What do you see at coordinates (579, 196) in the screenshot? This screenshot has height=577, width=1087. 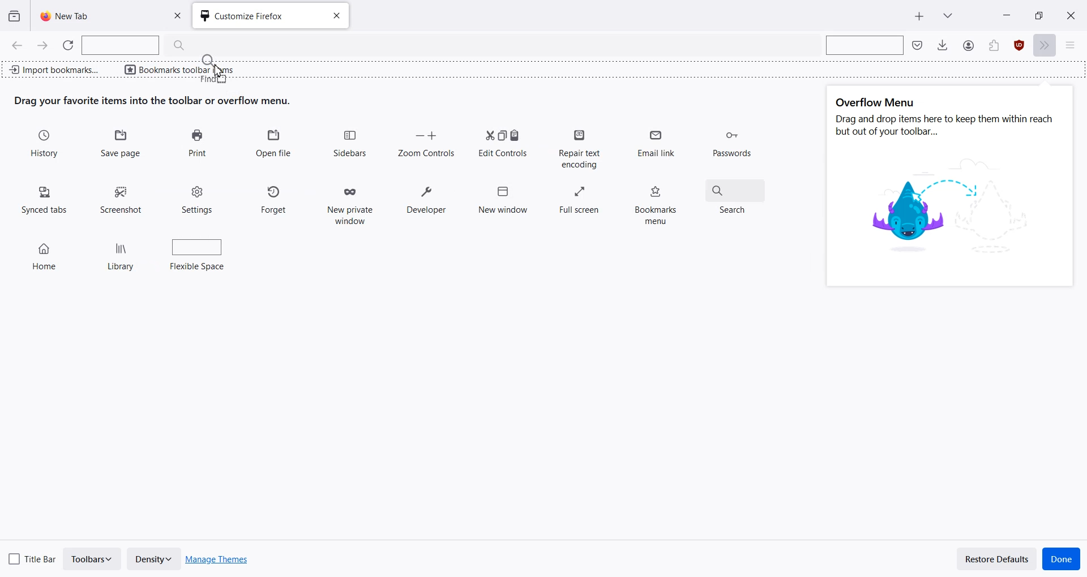 I see `Full screen` at bounding box center [579, 196].